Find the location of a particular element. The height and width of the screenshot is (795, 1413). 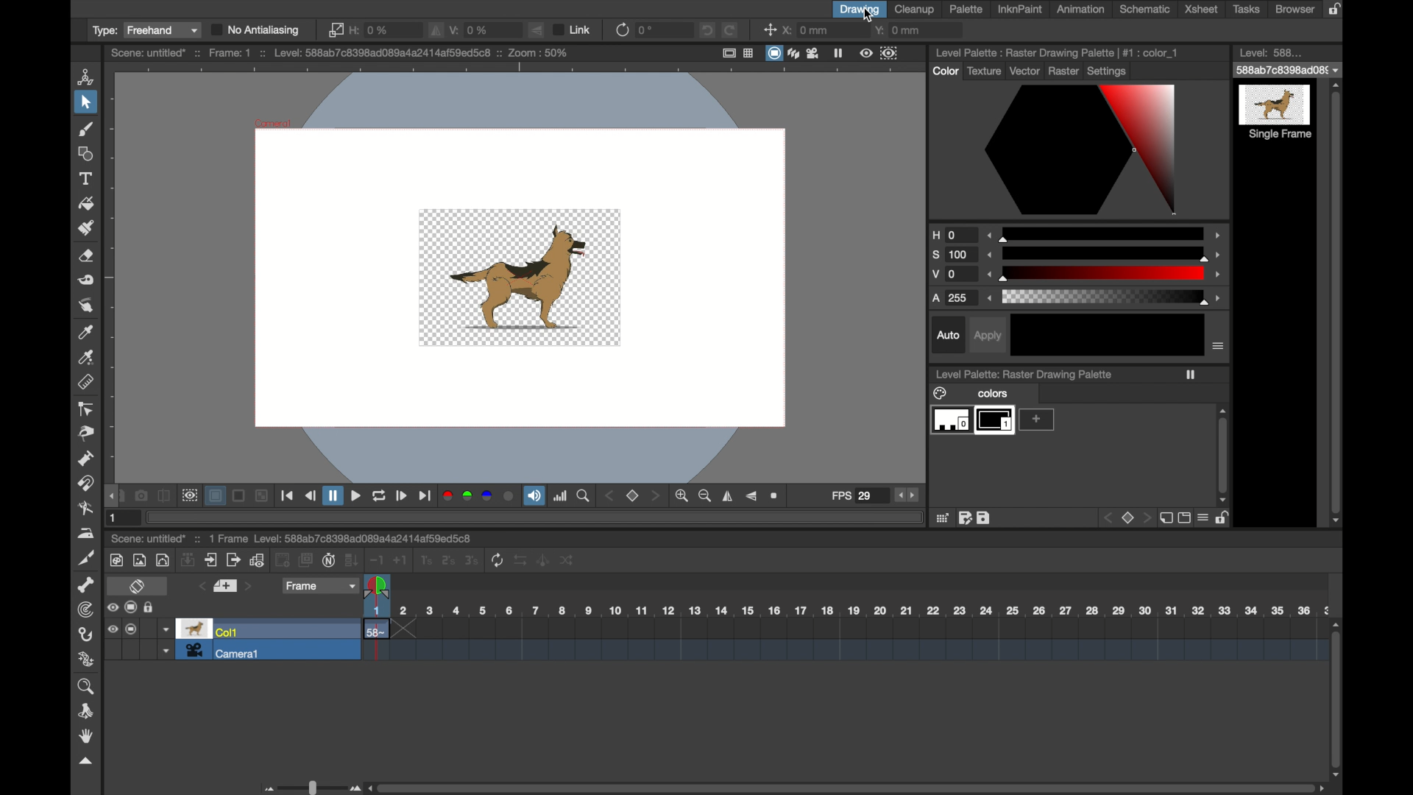

S is located at coordinates (955, 255).